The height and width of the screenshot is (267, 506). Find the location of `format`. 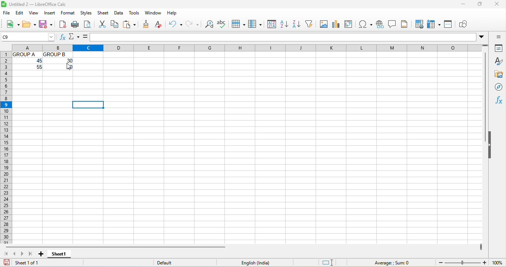

format is located at coordinates (69, 13).